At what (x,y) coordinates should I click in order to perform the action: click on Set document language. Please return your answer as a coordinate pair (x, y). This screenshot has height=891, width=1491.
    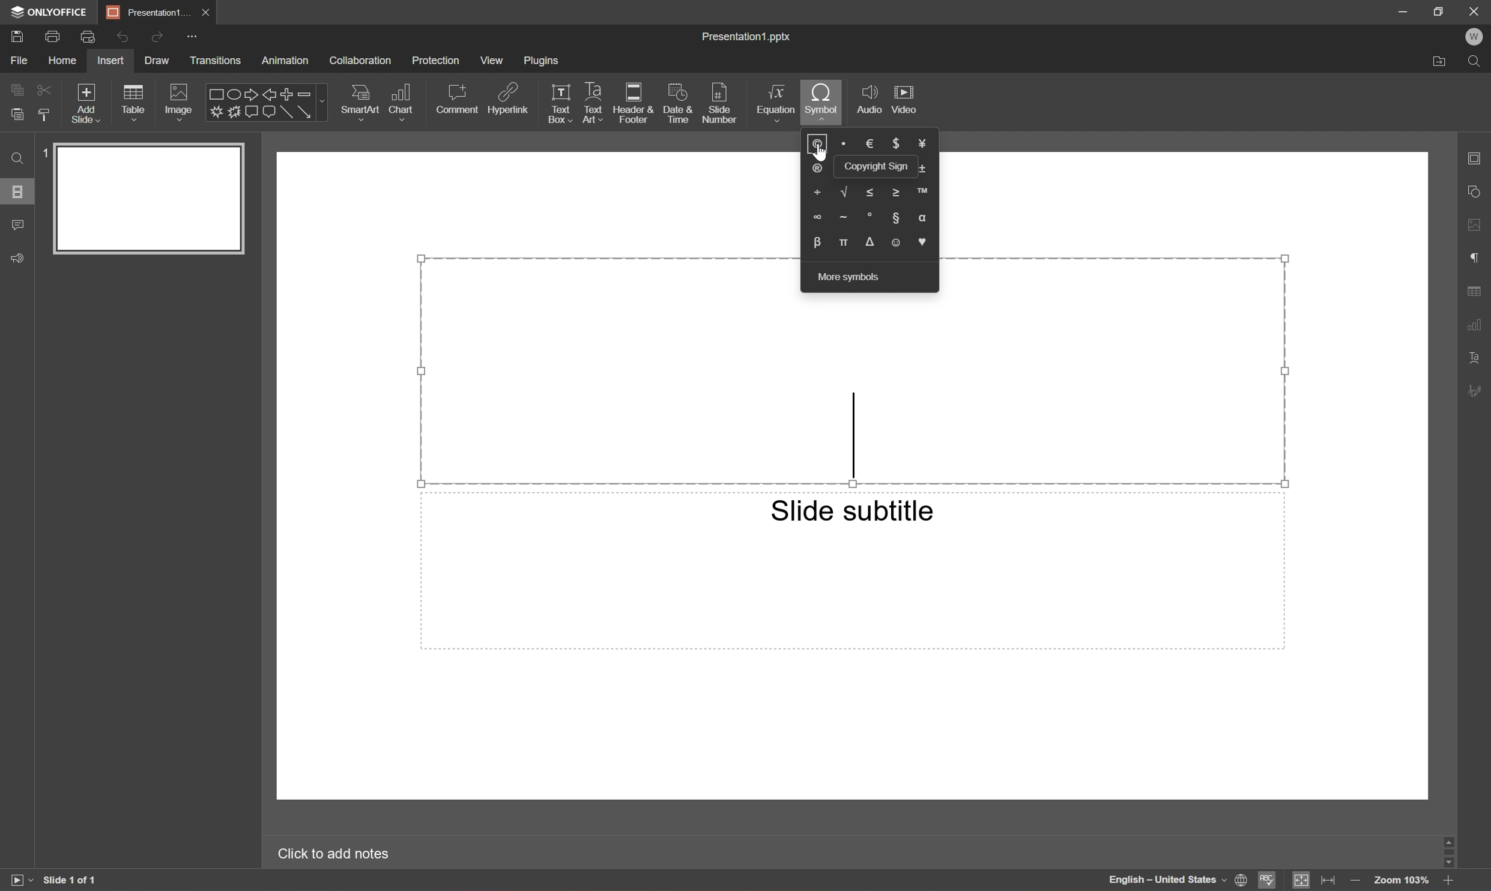
    Looking at the image, I should click on (1241, 881).